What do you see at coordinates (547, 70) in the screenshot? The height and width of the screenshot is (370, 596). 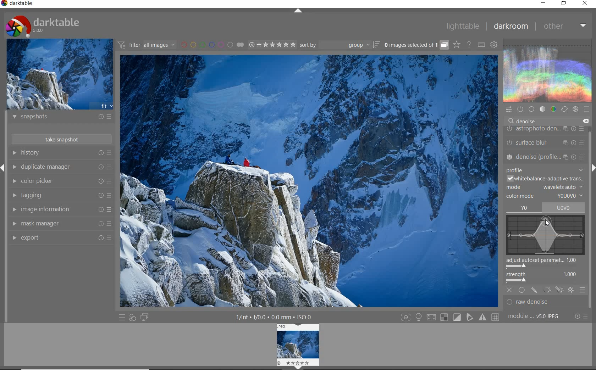 I see `waveform` at bounding box center [547, 70].